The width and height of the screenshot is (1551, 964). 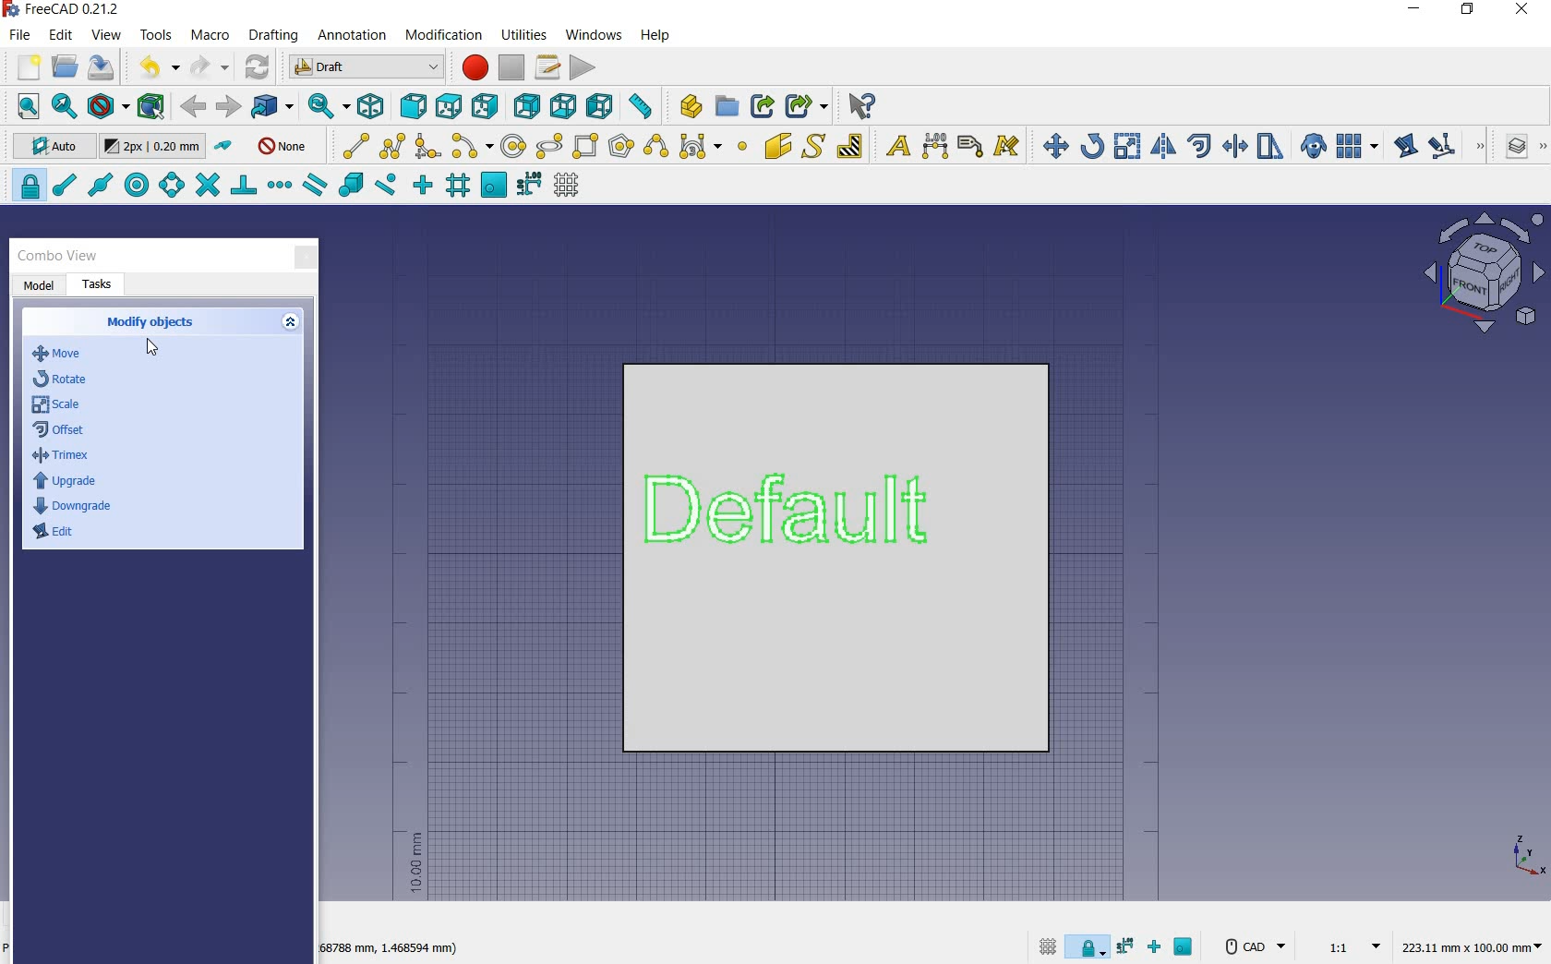 What do you see at coordinates (211, 37) in the screenshot?
I see `macro` at bounding box center [211, 37].